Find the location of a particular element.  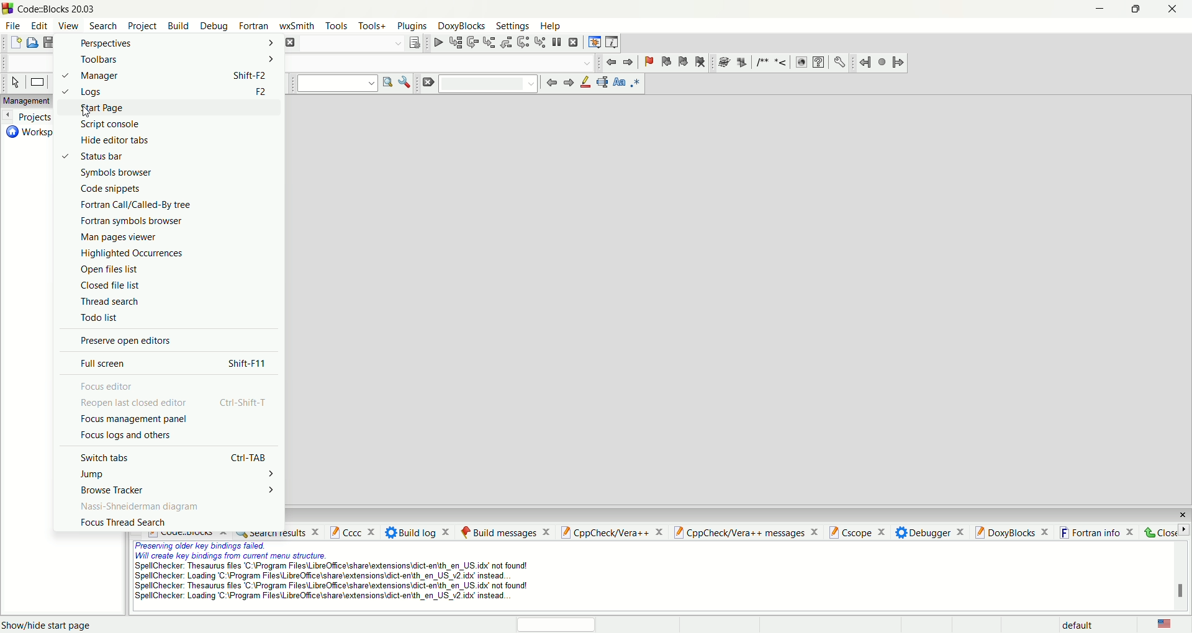

focus editor is located at coordinates (107, 387).